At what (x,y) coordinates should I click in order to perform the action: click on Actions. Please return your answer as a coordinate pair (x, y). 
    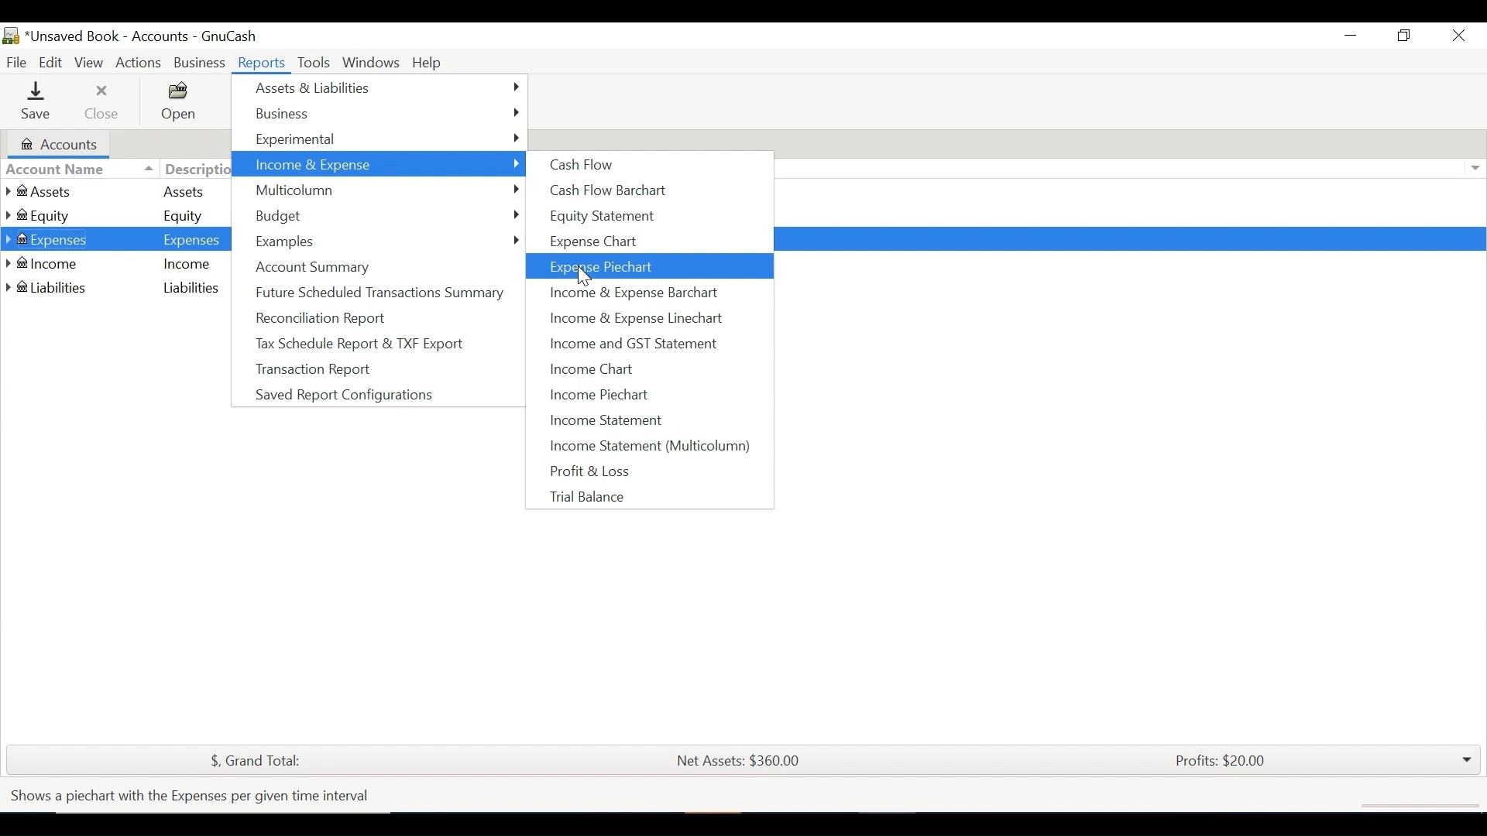
    Looking at the image, I should click on (139, 59).